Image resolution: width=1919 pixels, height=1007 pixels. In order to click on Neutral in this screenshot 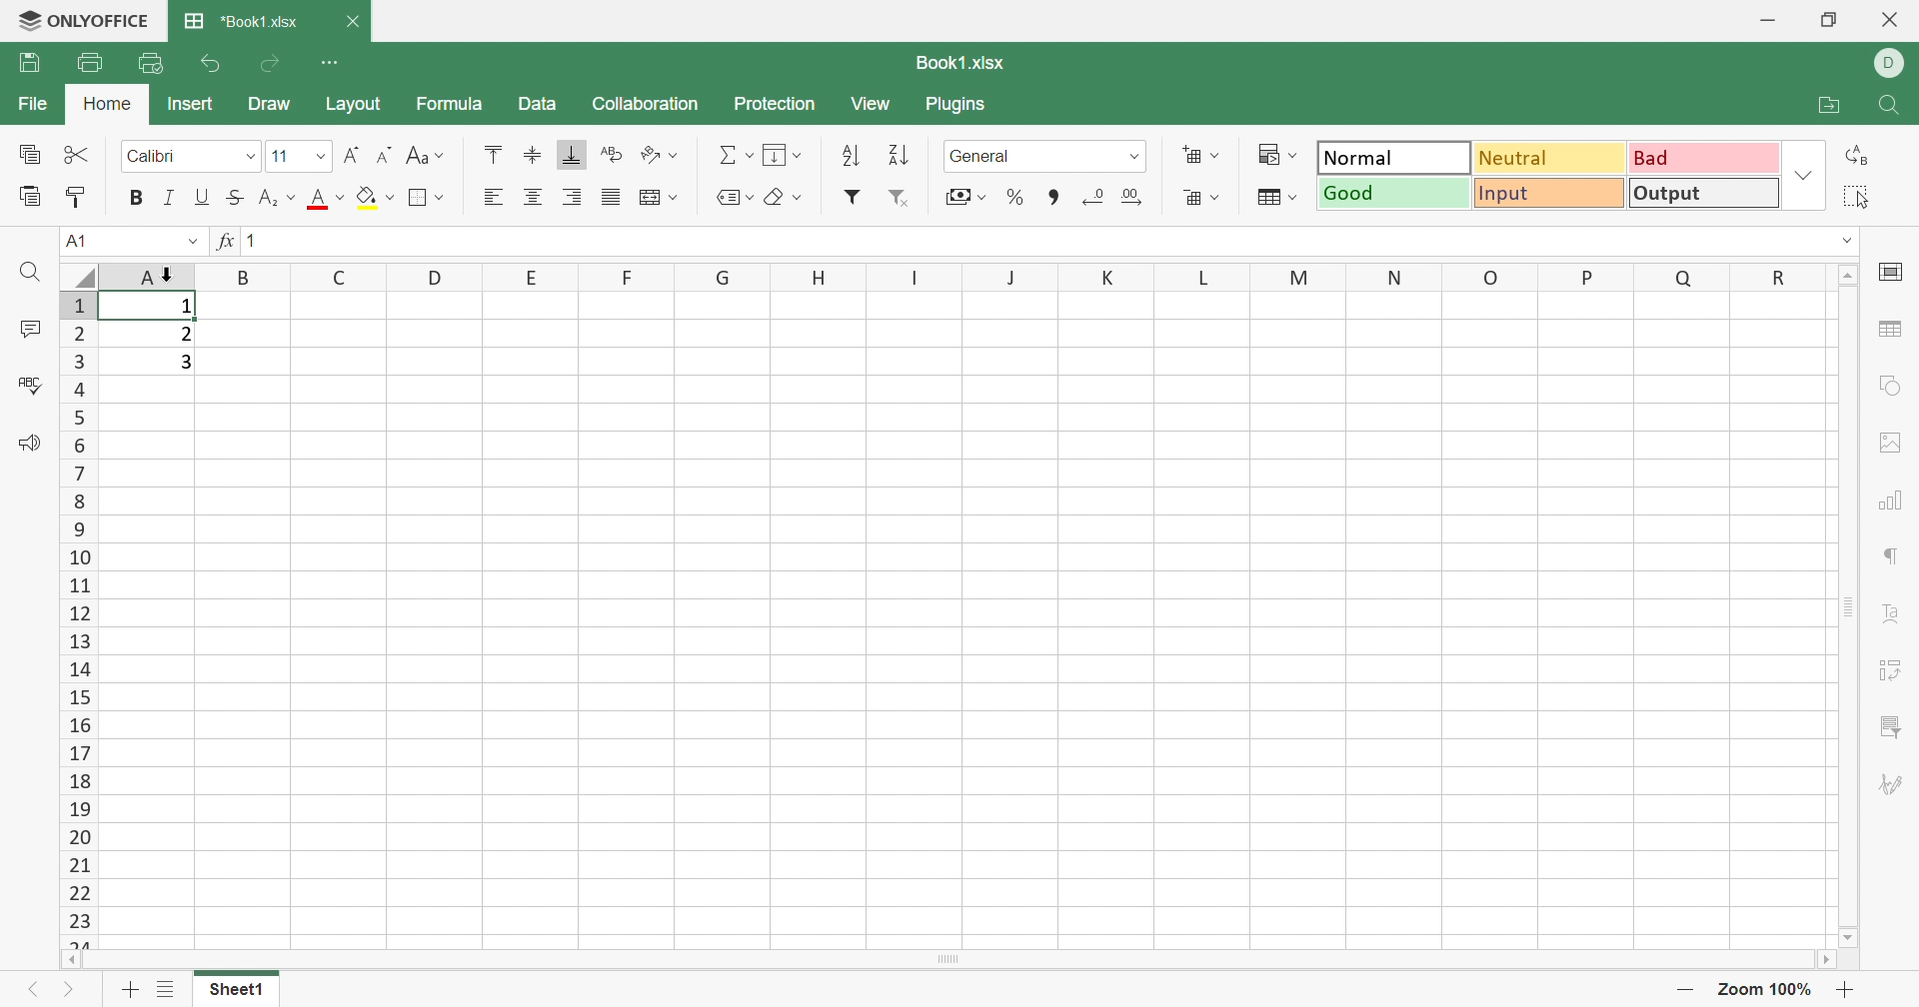, I will do `click(1552, 157)`.